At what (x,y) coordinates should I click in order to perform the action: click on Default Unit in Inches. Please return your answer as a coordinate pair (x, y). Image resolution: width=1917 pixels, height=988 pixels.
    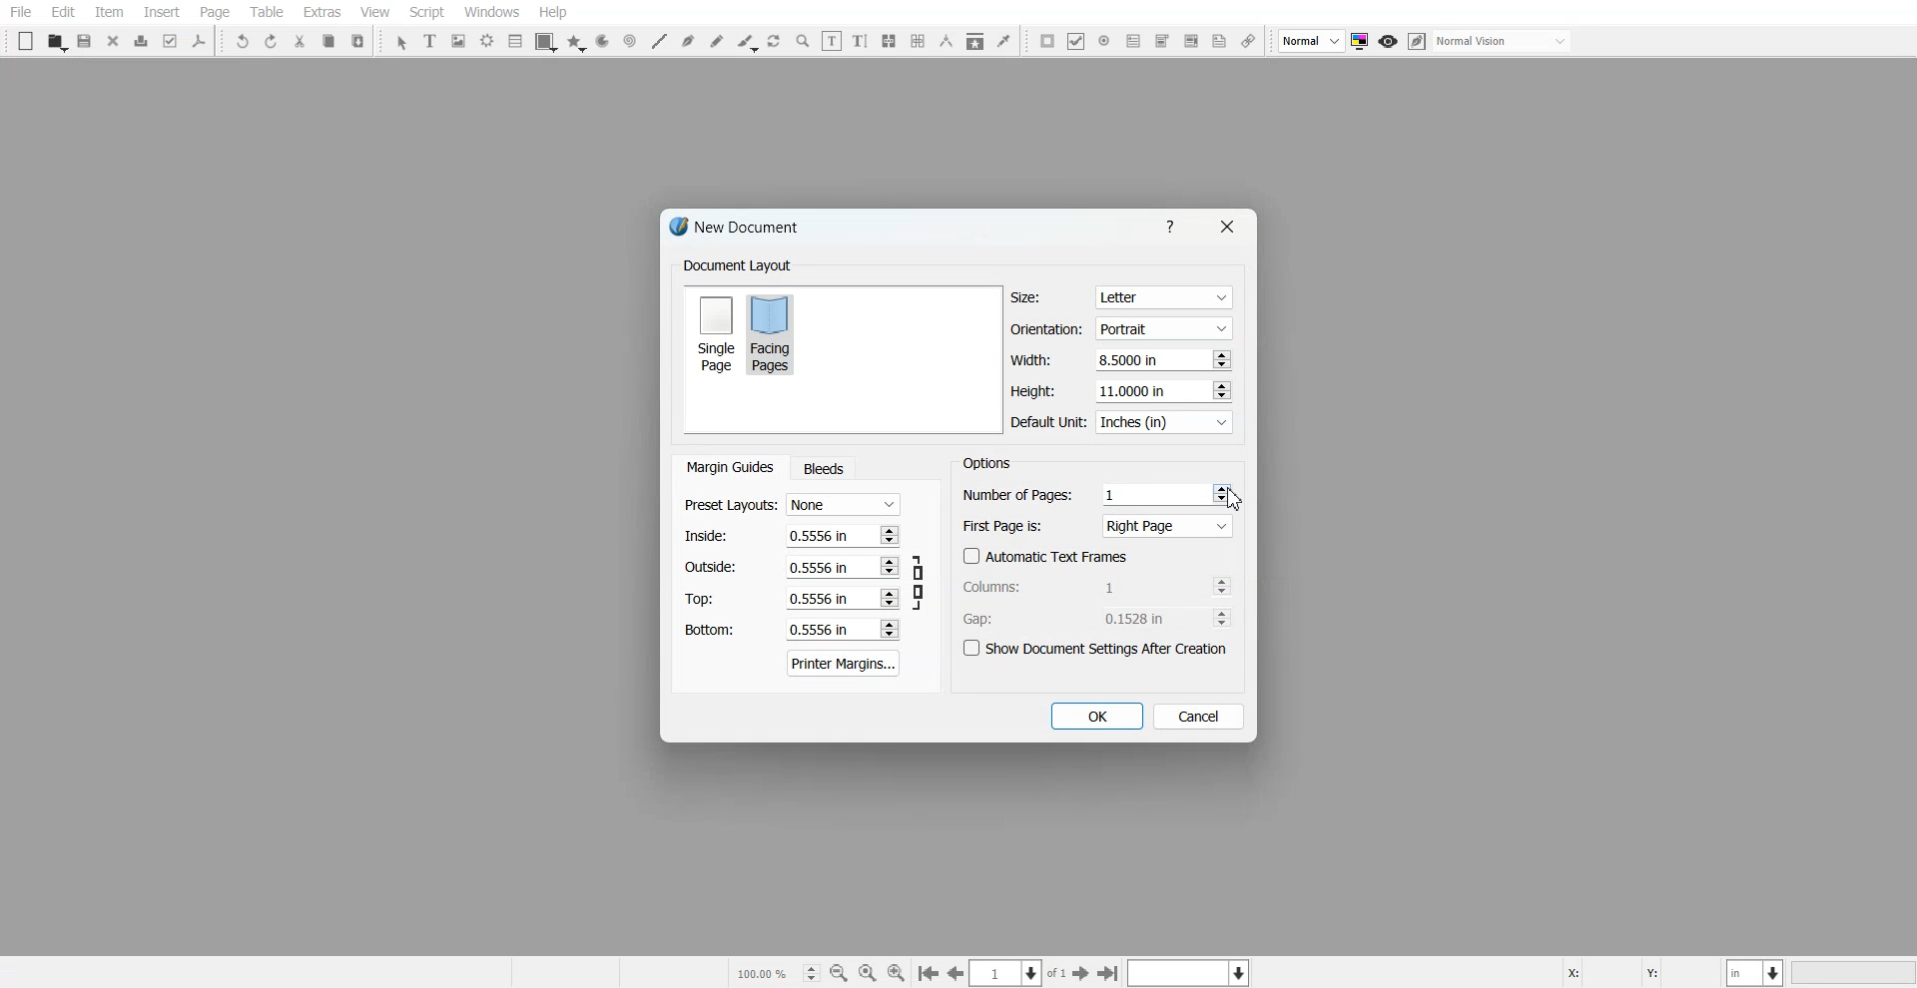
    Looking at the image, I should click on (1123, 423).